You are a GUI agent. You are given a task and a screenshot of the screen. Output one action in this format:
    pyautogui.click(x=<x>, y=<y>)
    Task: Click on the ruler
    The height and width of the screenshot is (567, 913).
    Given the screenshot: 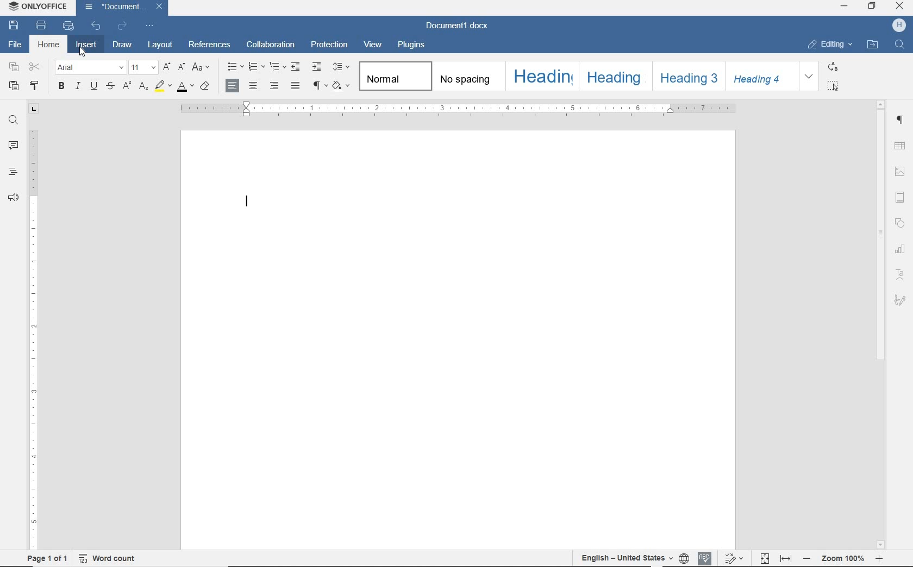 What is the action you would take?
    pyautogui.click(x=36, y=327)
    